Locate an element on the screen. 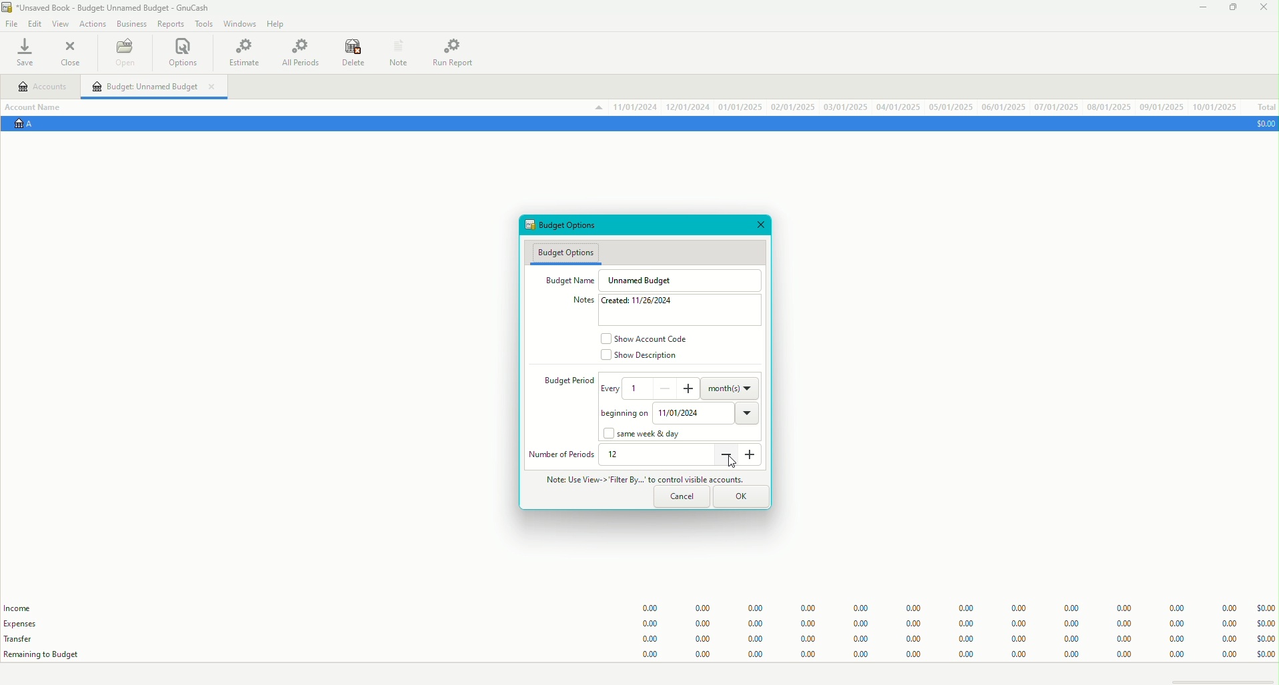  Estimate is located at coordinates (245, 51).